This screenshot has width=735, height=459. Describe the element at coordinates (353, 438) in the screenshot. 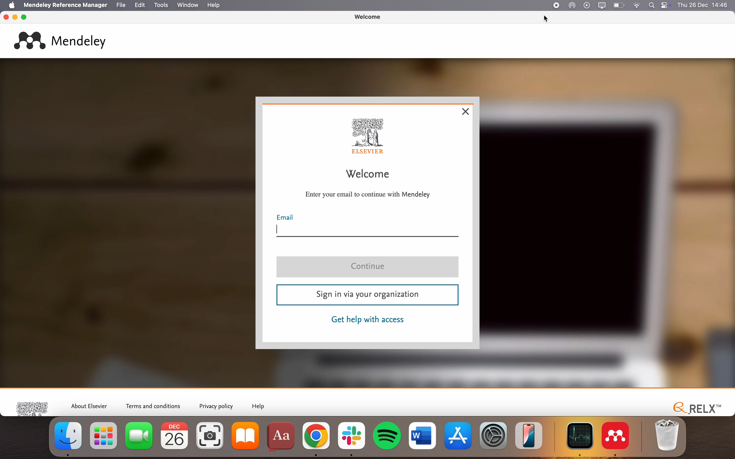

I see `Slack` at that location.